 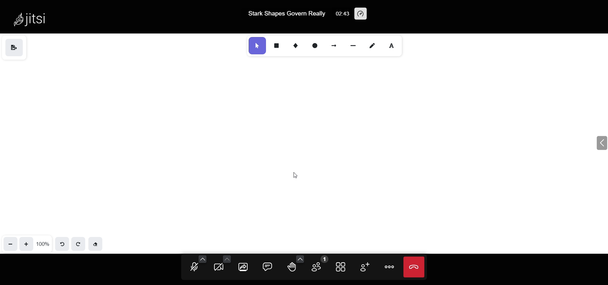 I want to click on more camera option, so click(x=227, y=258).